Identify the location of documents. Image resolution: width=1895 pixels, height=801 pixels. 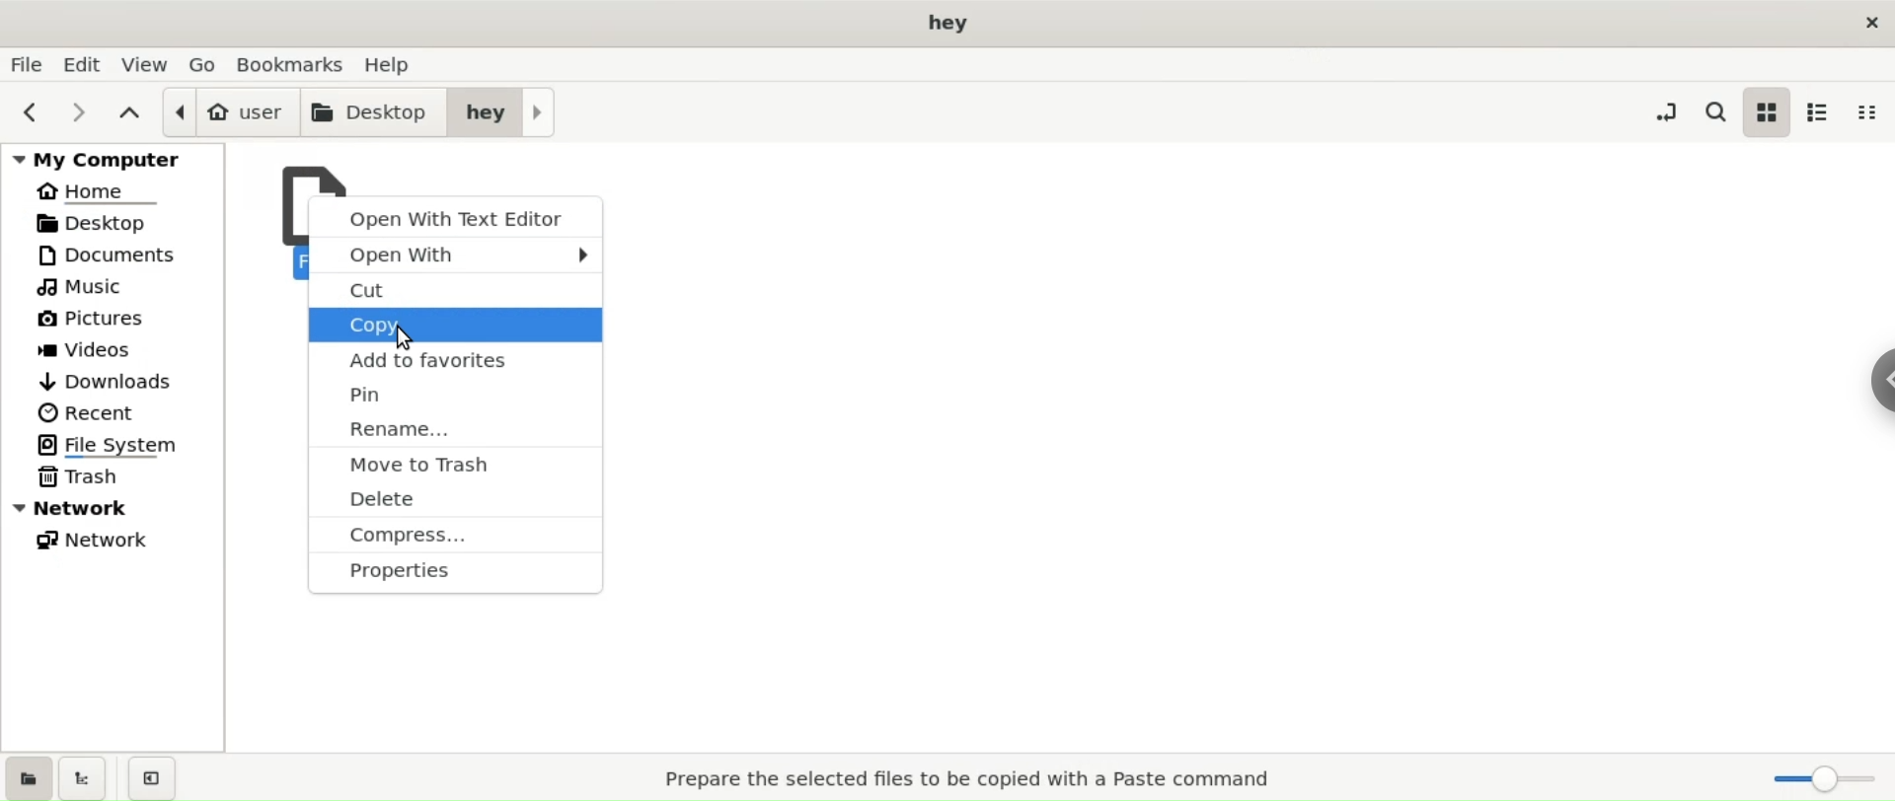
(118, 256).